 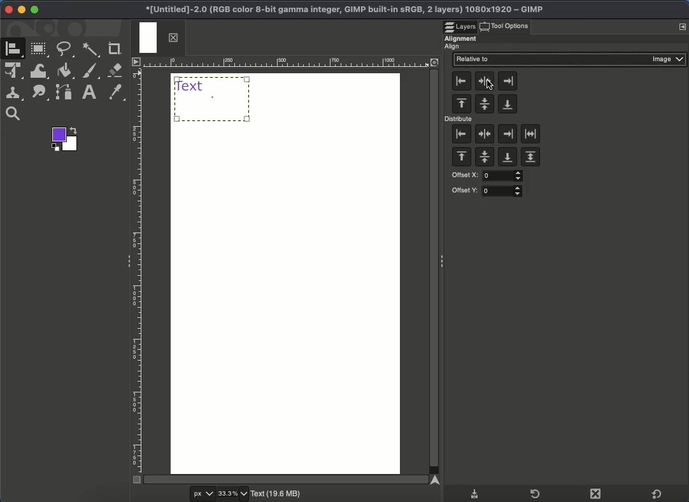 What do you see at coordinates (460, 135) in the screenshot?
I see `Distribute left edges` at bounding box center [460, 135].